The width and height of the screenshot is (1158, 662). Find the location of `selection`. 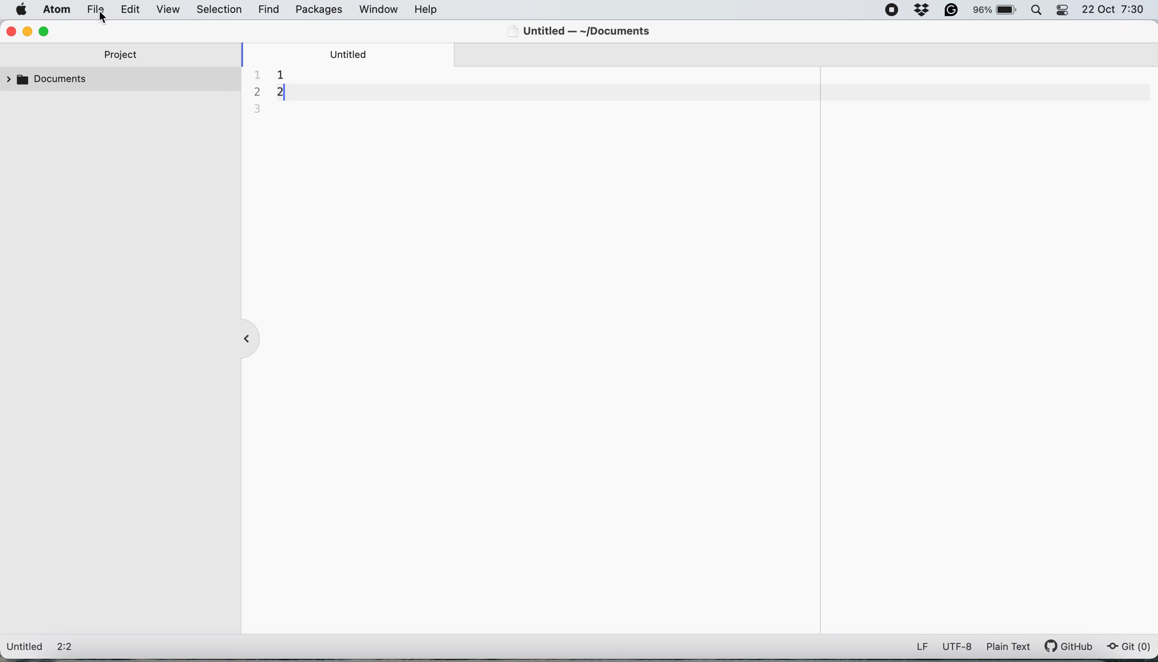

selection is located at coordinates (221, 9).